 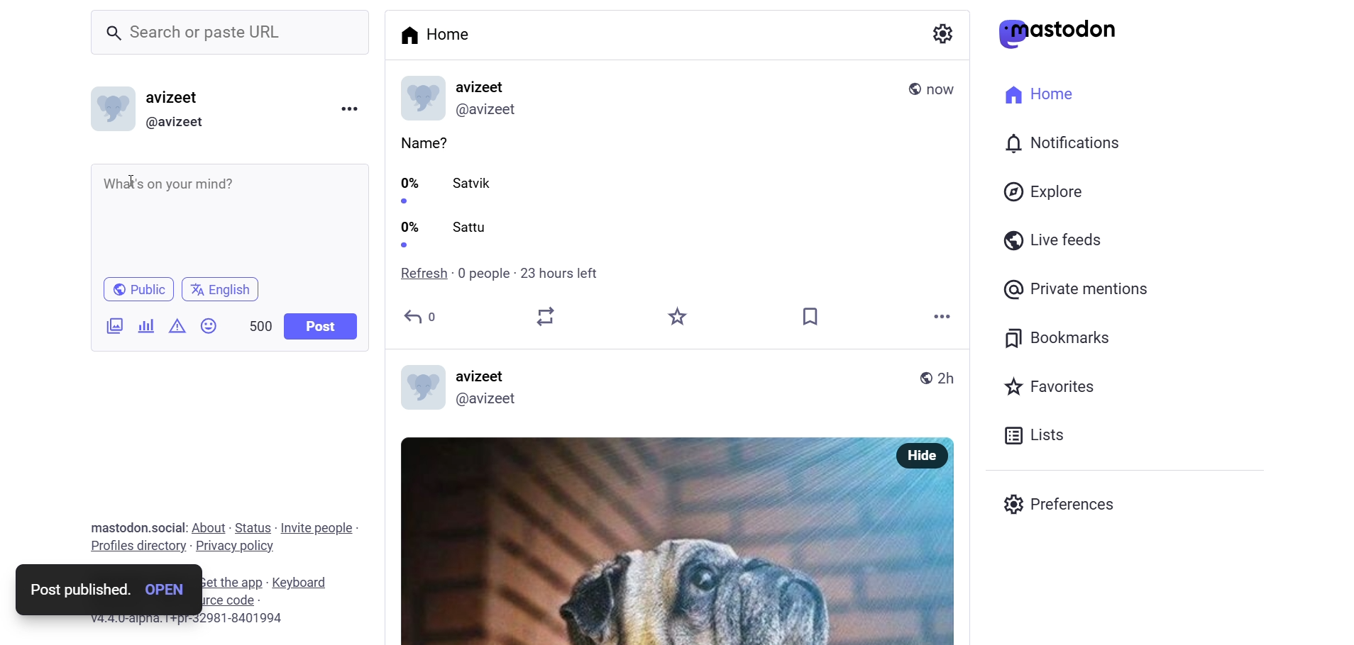 What do you see at coordinates (945, 378) in the screenshot?
I see `2h` at bounding box center [945, 378].